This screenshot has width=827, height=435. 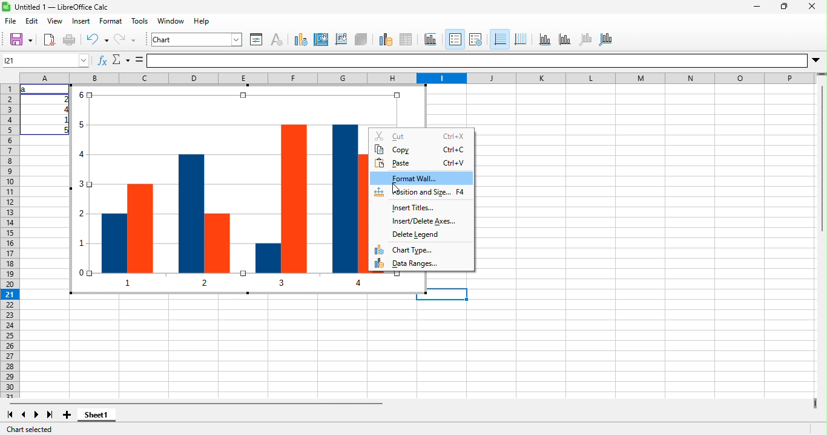 What do you see at coordinates (386, 40) in the screenshot?
I see `data range` at bounding box center [386, 40].